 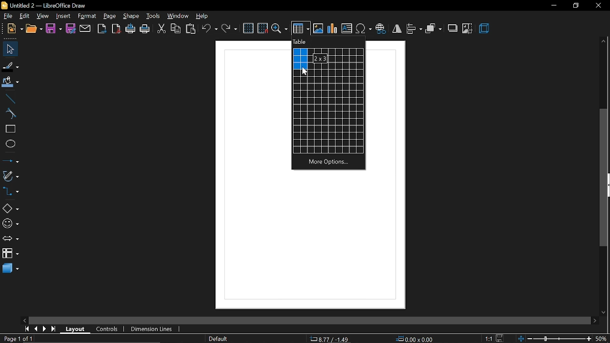 I want to click on previous page, so click(x=37, y=329).